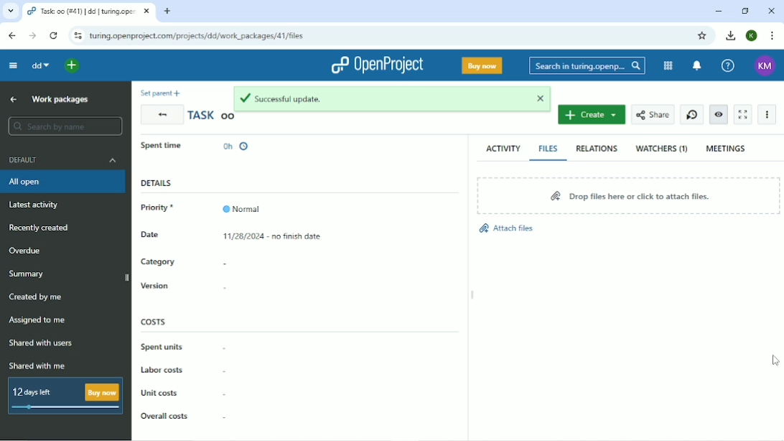  What do you see at coordinates (599, 149) in the screenshot?
I see `Relations` at bounding box center [599, 149].